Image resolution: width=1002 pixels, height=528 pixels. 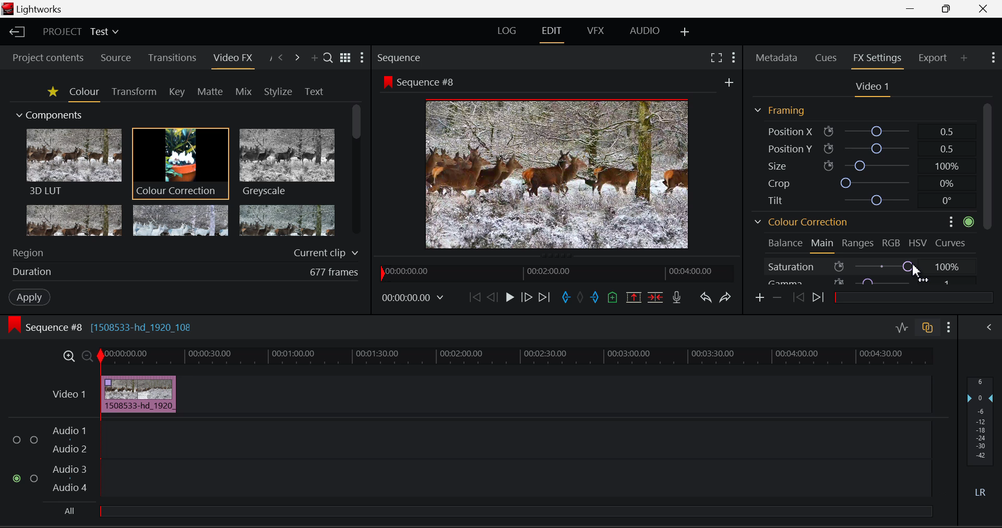 I want to click on Metadata, so click(x=777, y=58).